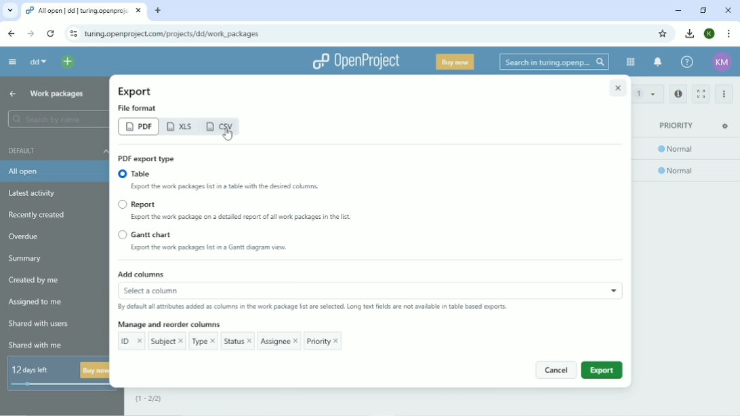 The height and width of the screenshot is (416, 740). I want to click on Summary, so click(24, 259).